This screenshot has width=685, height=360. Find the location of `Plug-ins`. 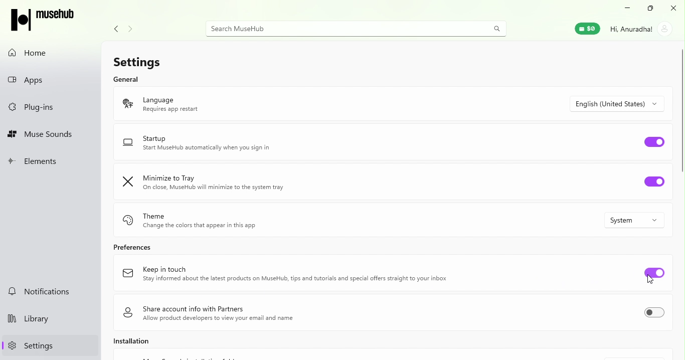

Plug-ins is located at coordinates (52, 107).